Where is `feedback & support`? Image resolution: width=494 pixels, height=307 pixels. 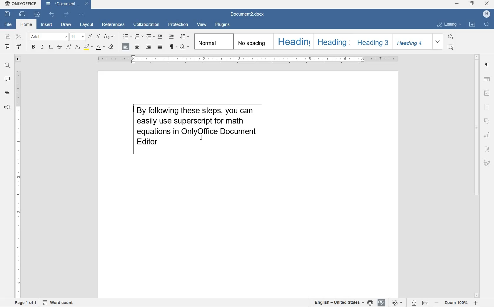 feedback & support is located at coordinates (6, 107).